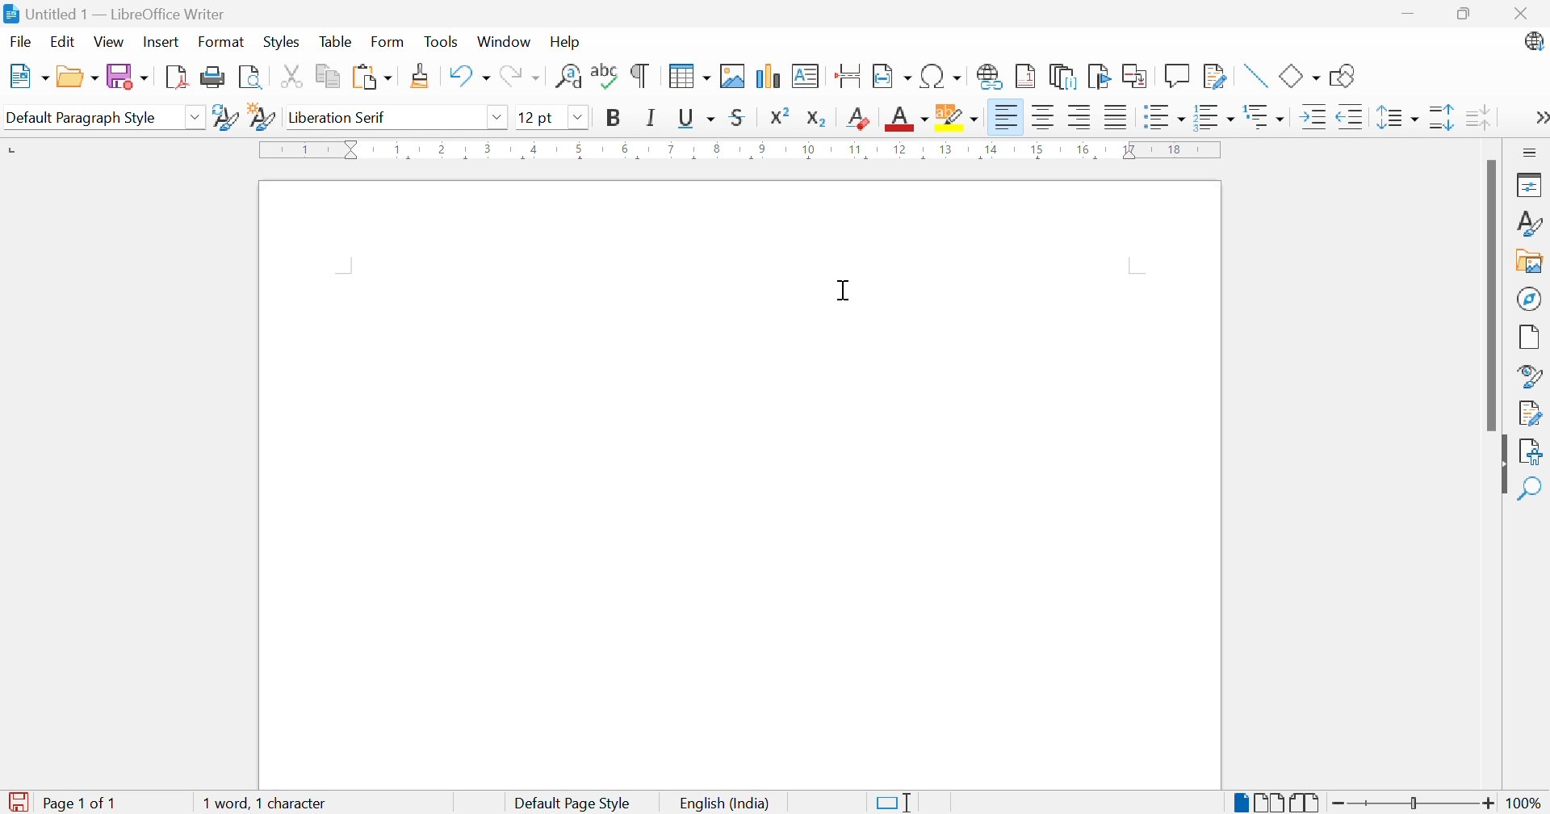 The width and height of the screenshot is (1550, 814). Describe the element at coordinates (1079, 118) in the screenshot. I see `Align Right` at that location.